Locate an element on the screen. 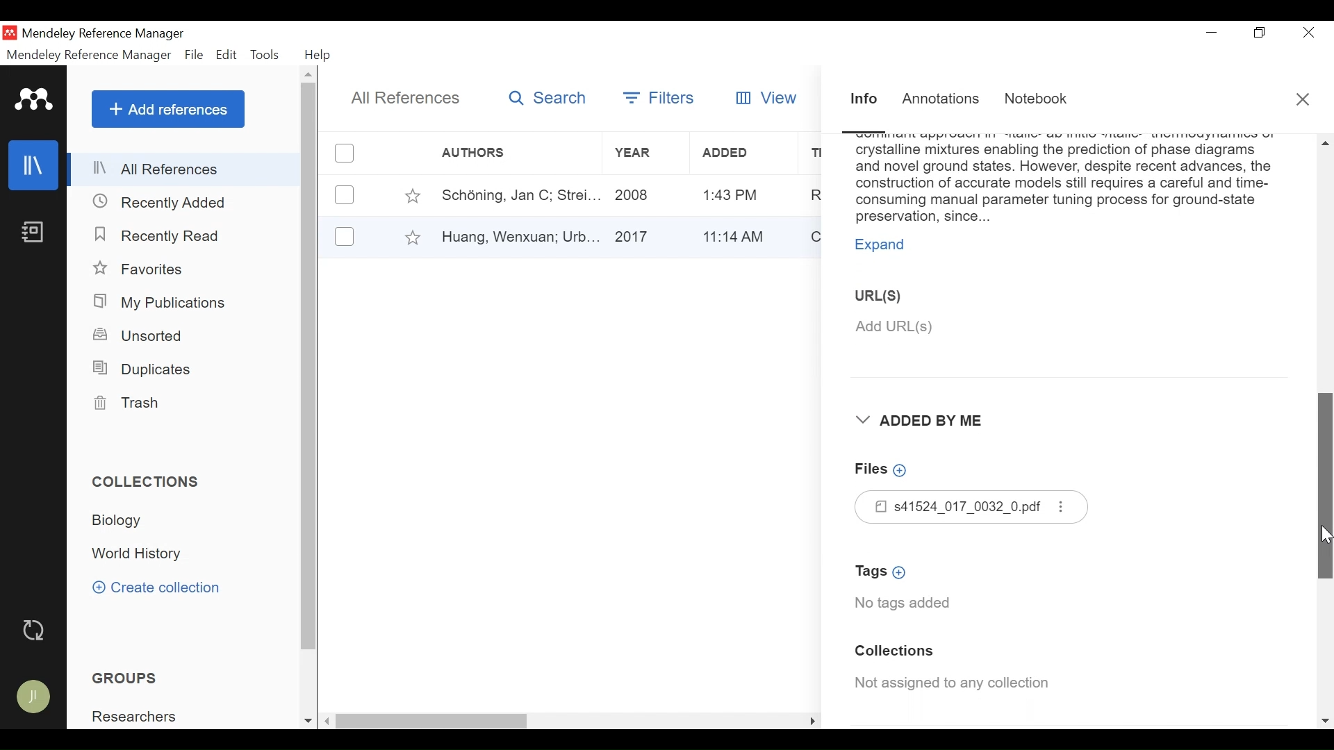 The height and width of the screenshot is (750, 1334). Trash is located at coordinates (124, 403).